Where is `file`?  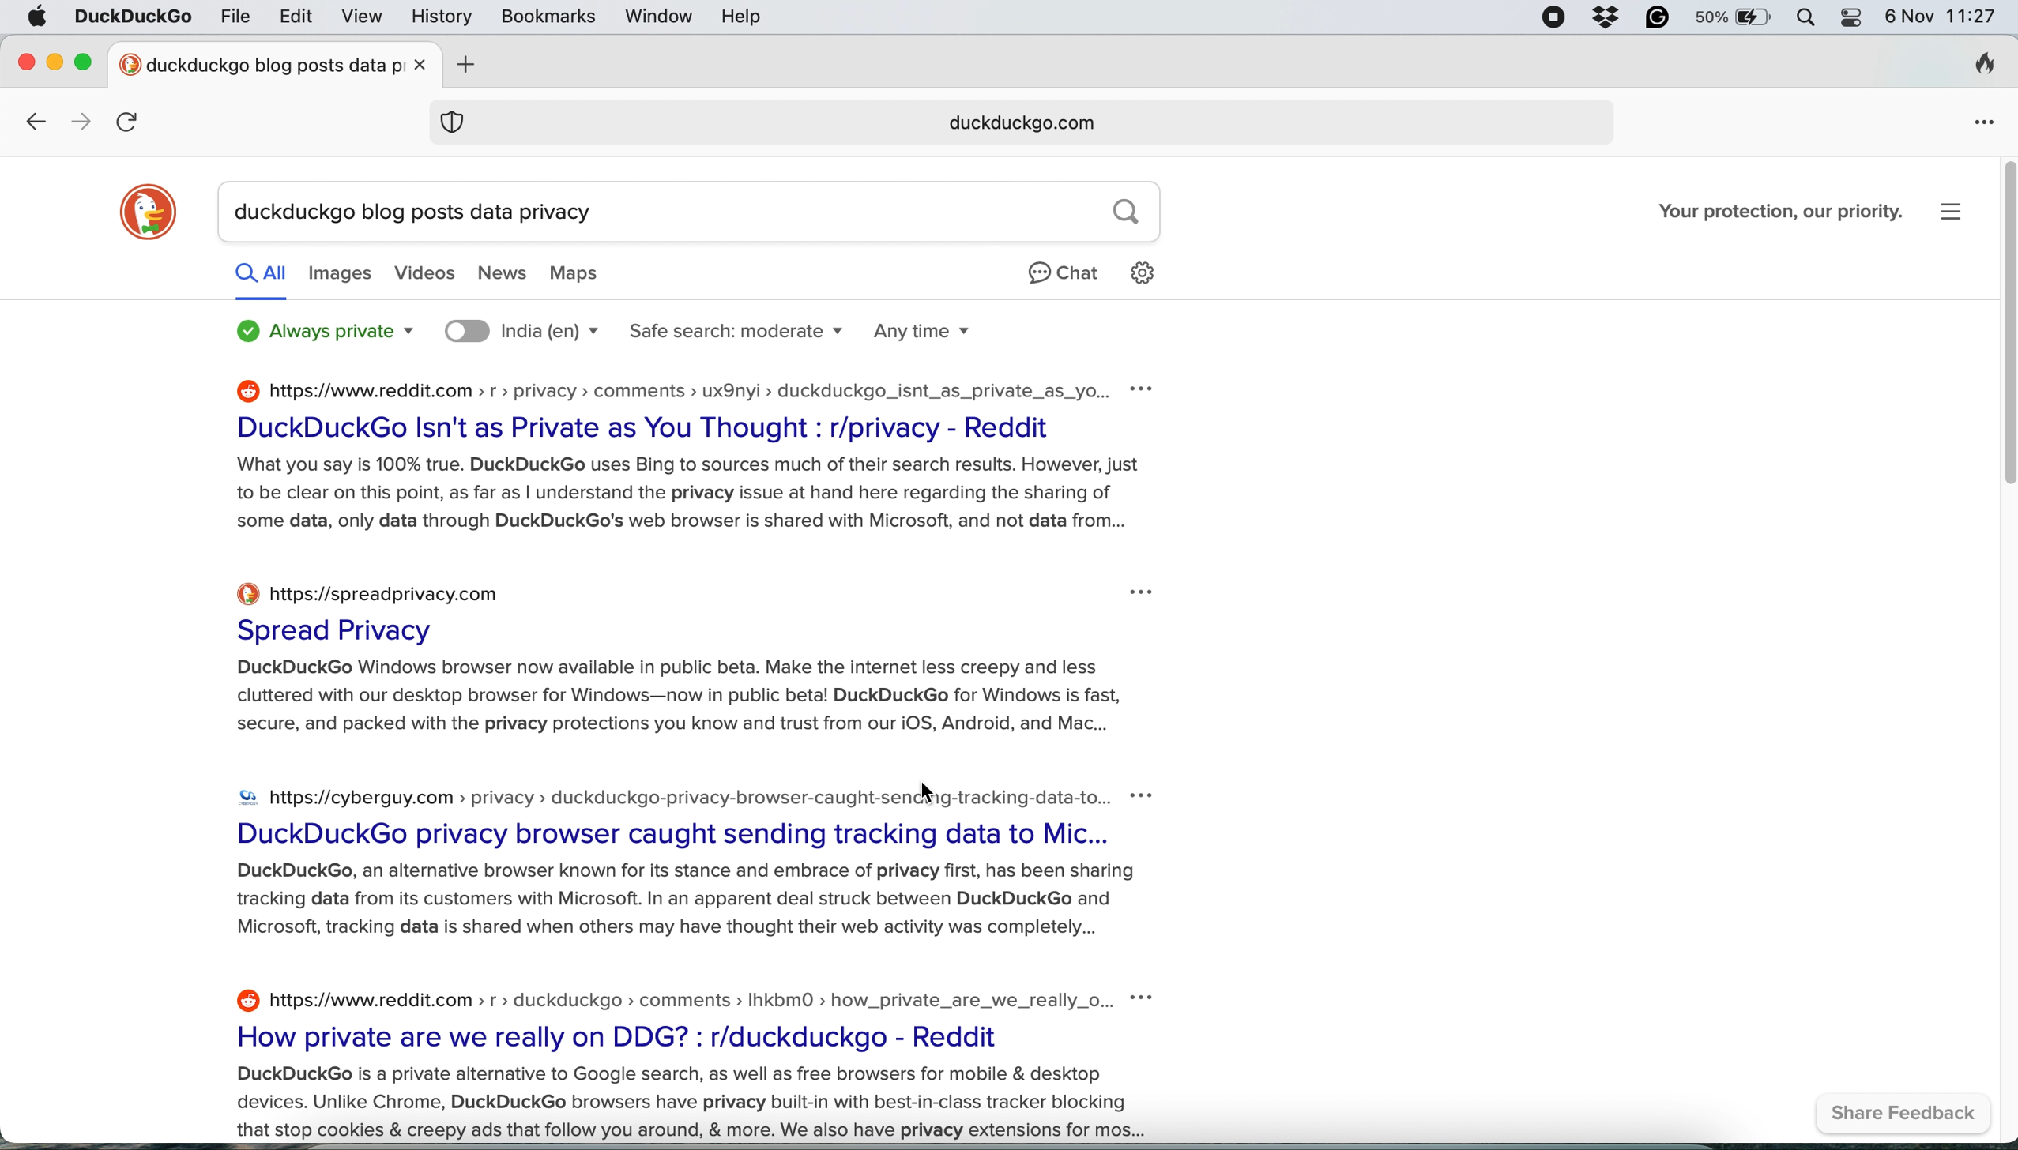
file is located at coordinates (235, 17).